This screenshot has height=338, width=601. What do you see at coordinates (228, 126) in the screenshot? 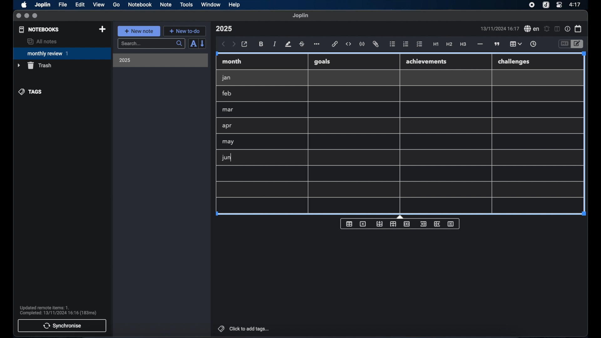
I see `apr` at bounding box center [228, 126].